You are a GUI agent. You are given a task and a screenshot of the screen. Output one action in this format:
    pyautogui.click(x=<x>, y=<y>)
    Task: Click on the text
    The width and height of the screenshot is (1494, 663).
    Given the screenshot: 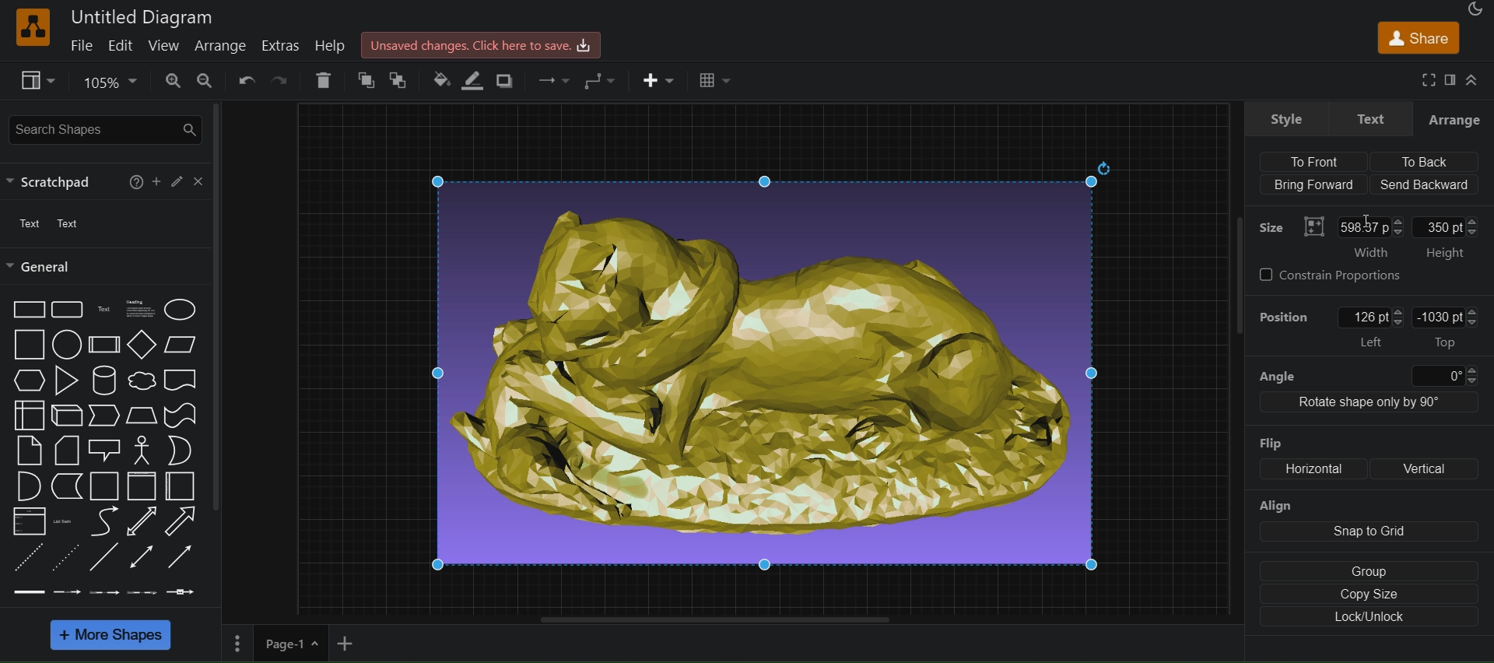 What is the action you would take?
    pyautogui.click(x=25, y=225)
    